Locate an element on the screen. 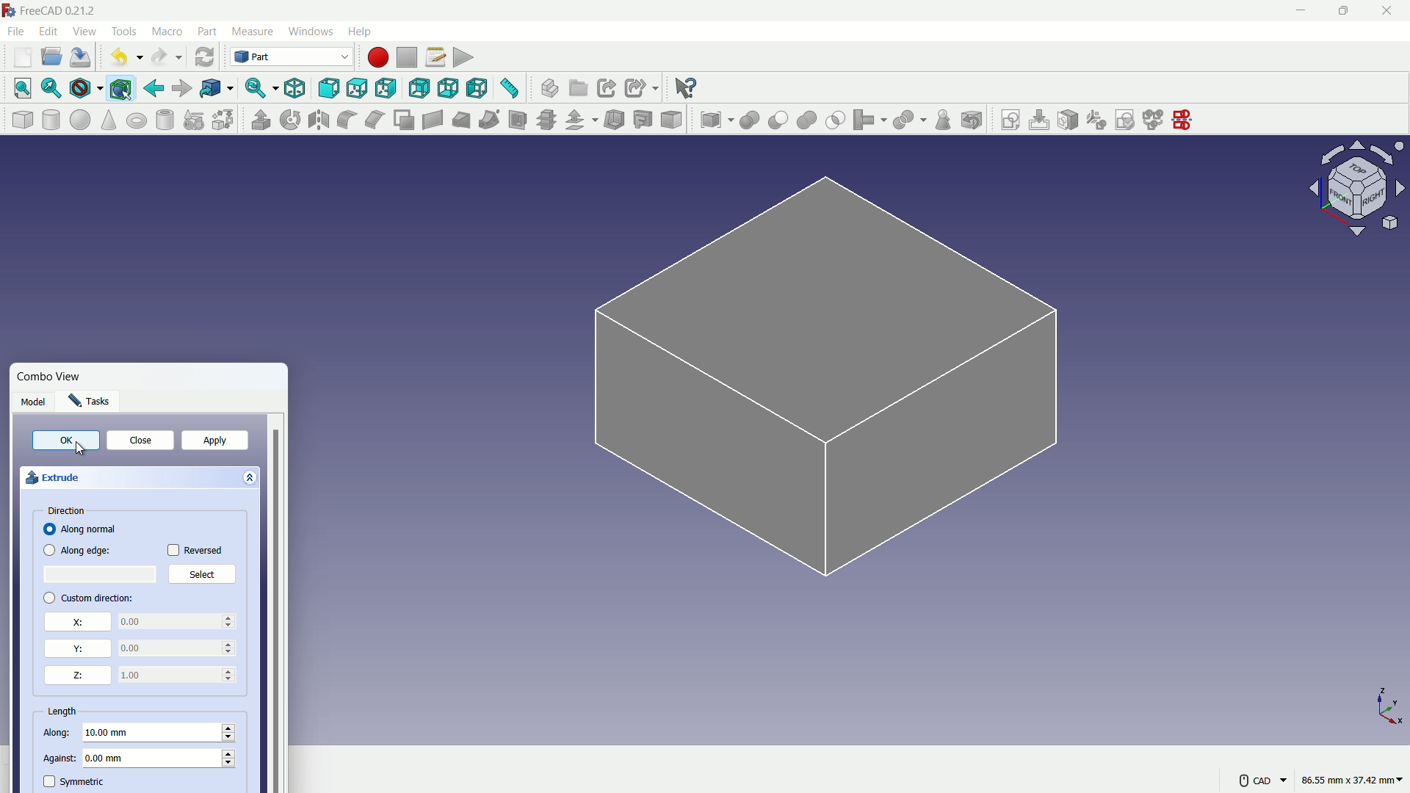  cylinder is located at coordinates (51, 120).